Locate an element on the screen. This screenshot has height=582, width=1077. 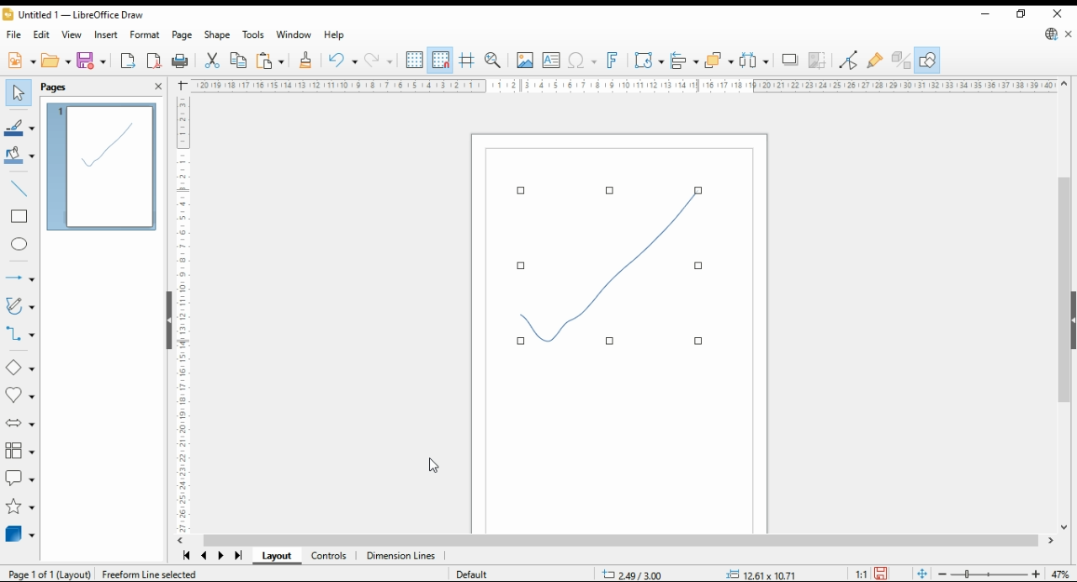
crop image is located at coordinates (818, 60).